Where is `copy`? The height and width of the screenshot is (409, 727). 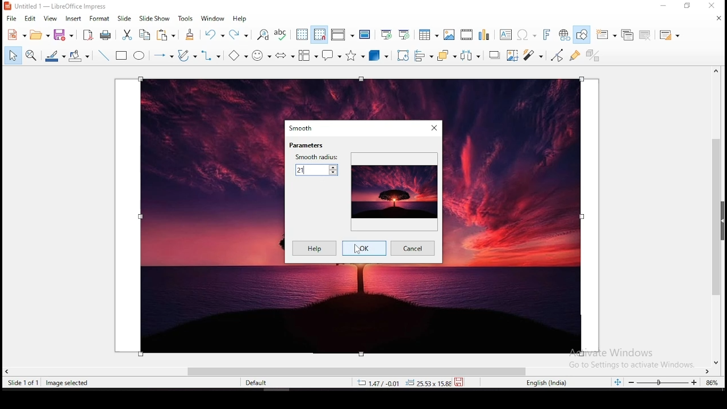 copy is located at coordinates (144, 34).